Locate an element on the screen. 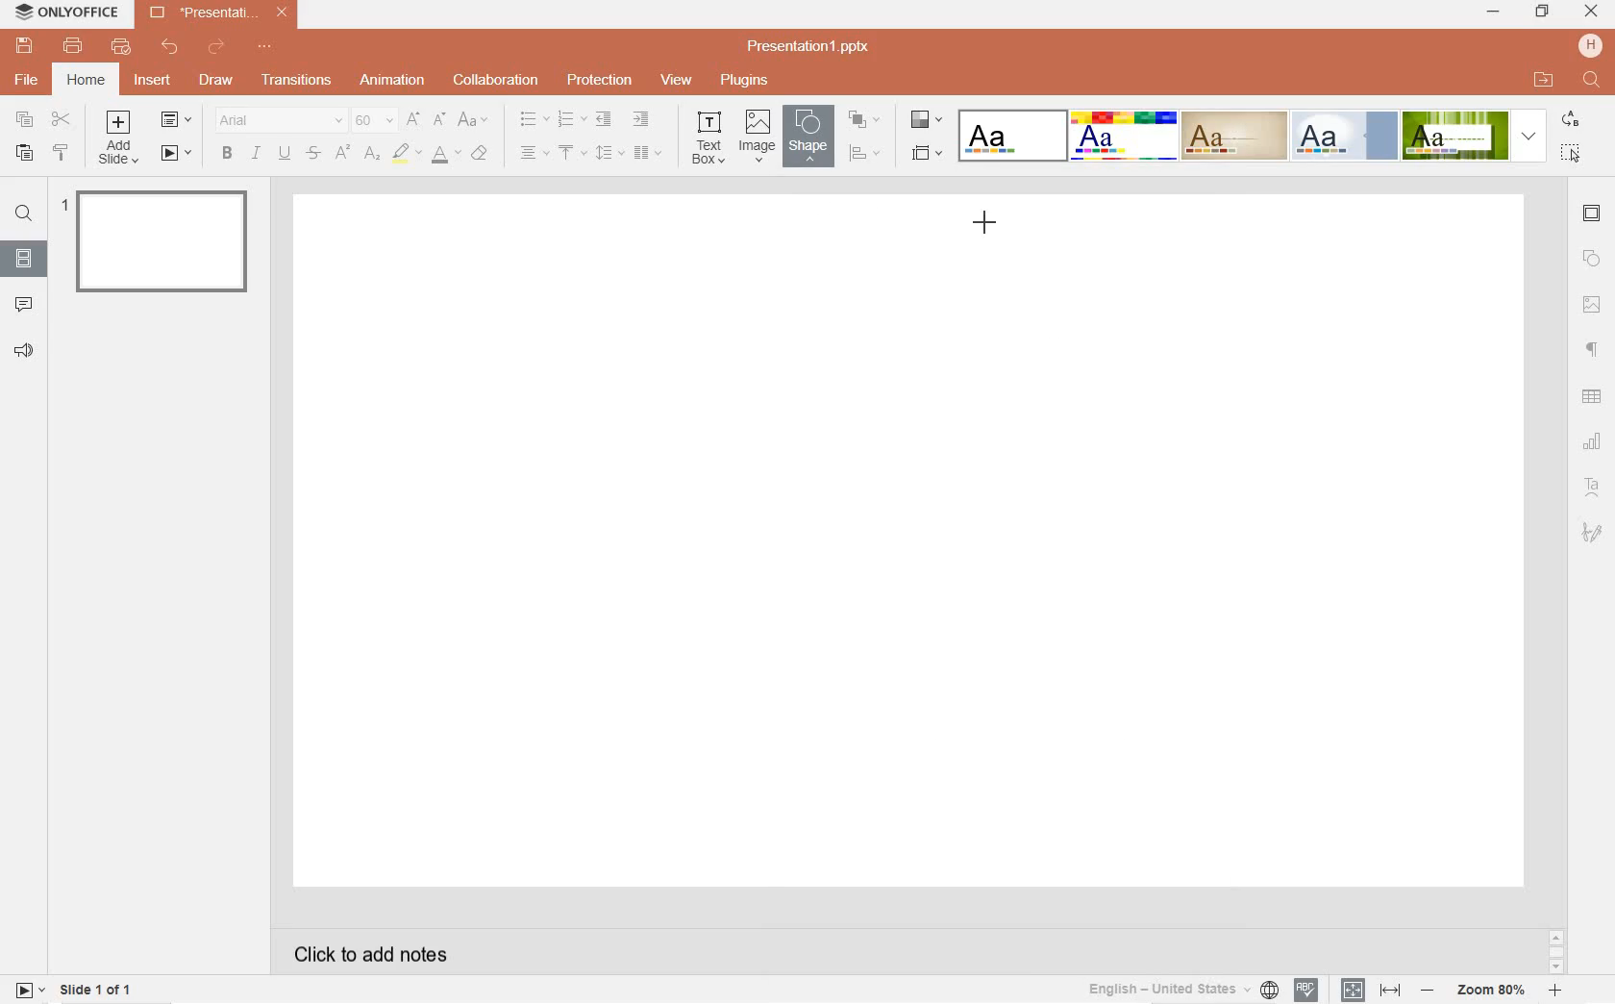 This screenshot has height=1004, width=1615. cursor is located at coordinates (986, 224).